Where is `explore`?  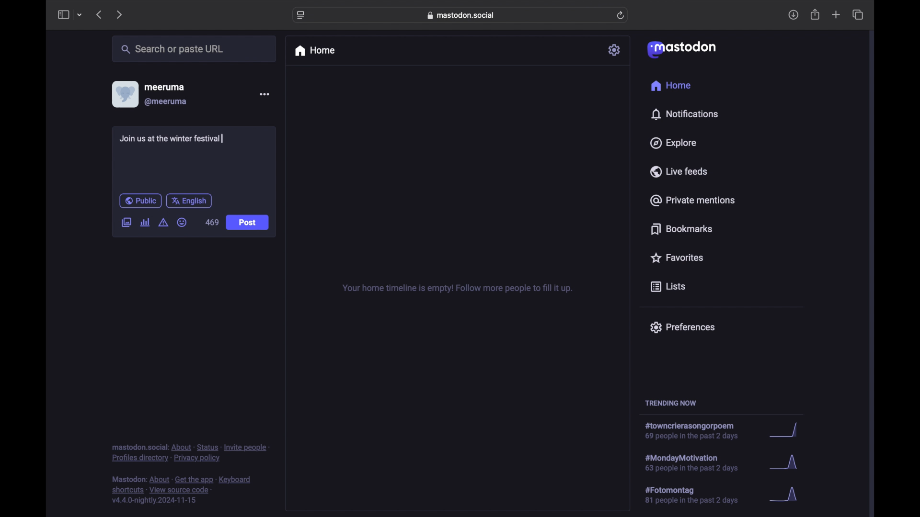
explore is located at coordinates (672, 143).